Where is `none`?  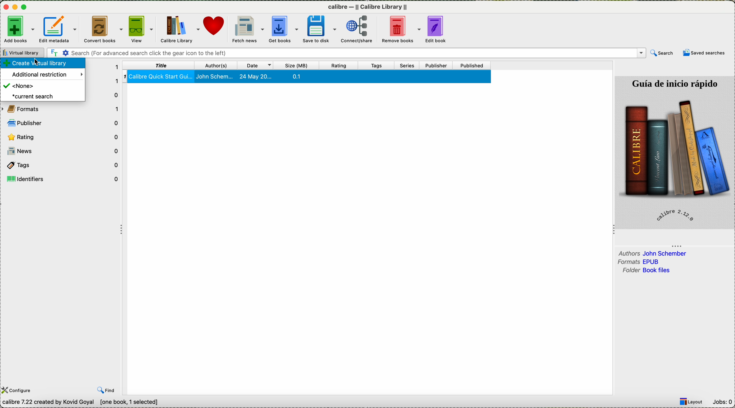
none is located at coordinates (19, 87).